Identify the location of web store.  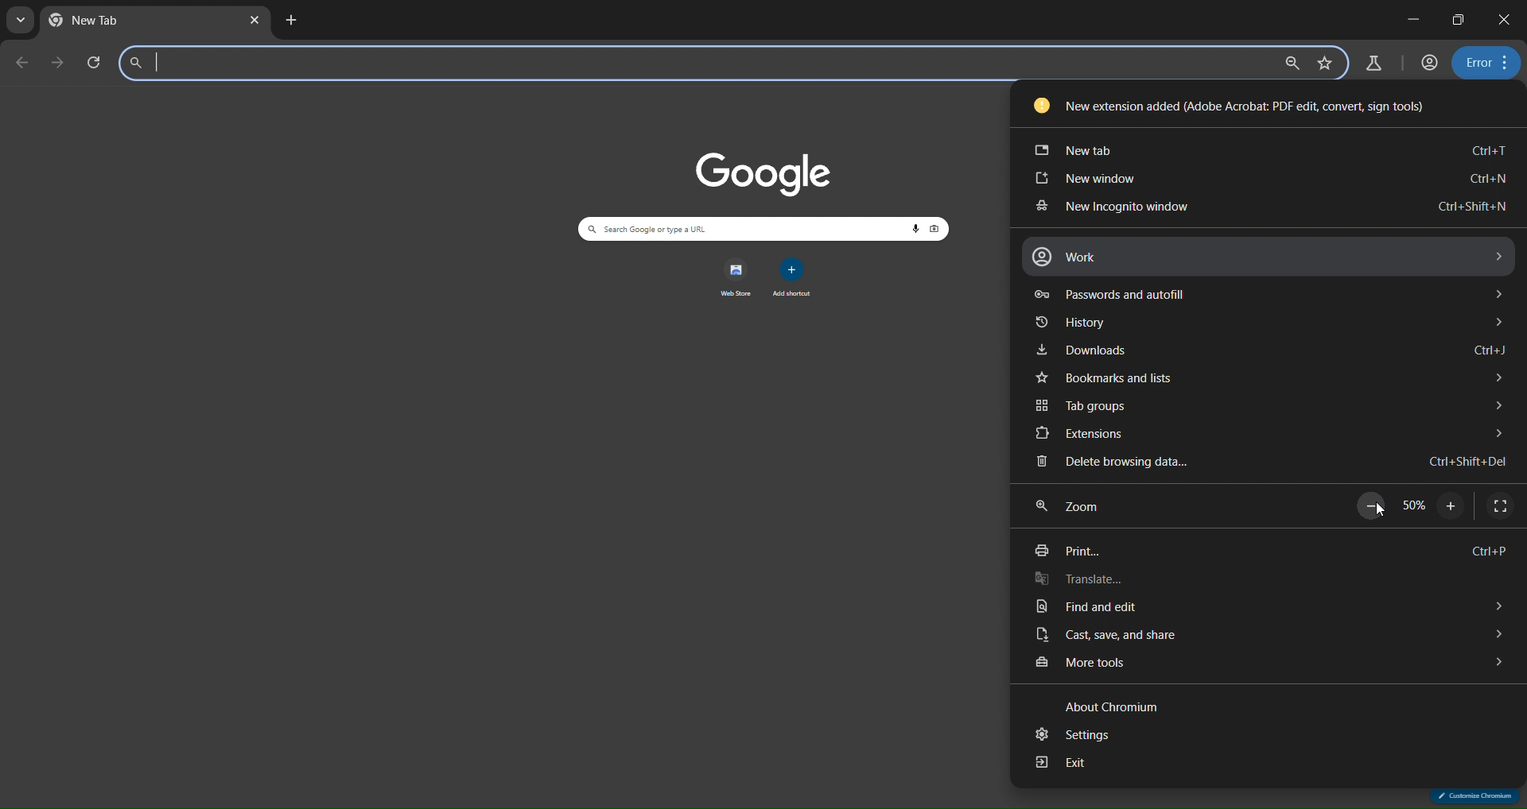
(739, 277).